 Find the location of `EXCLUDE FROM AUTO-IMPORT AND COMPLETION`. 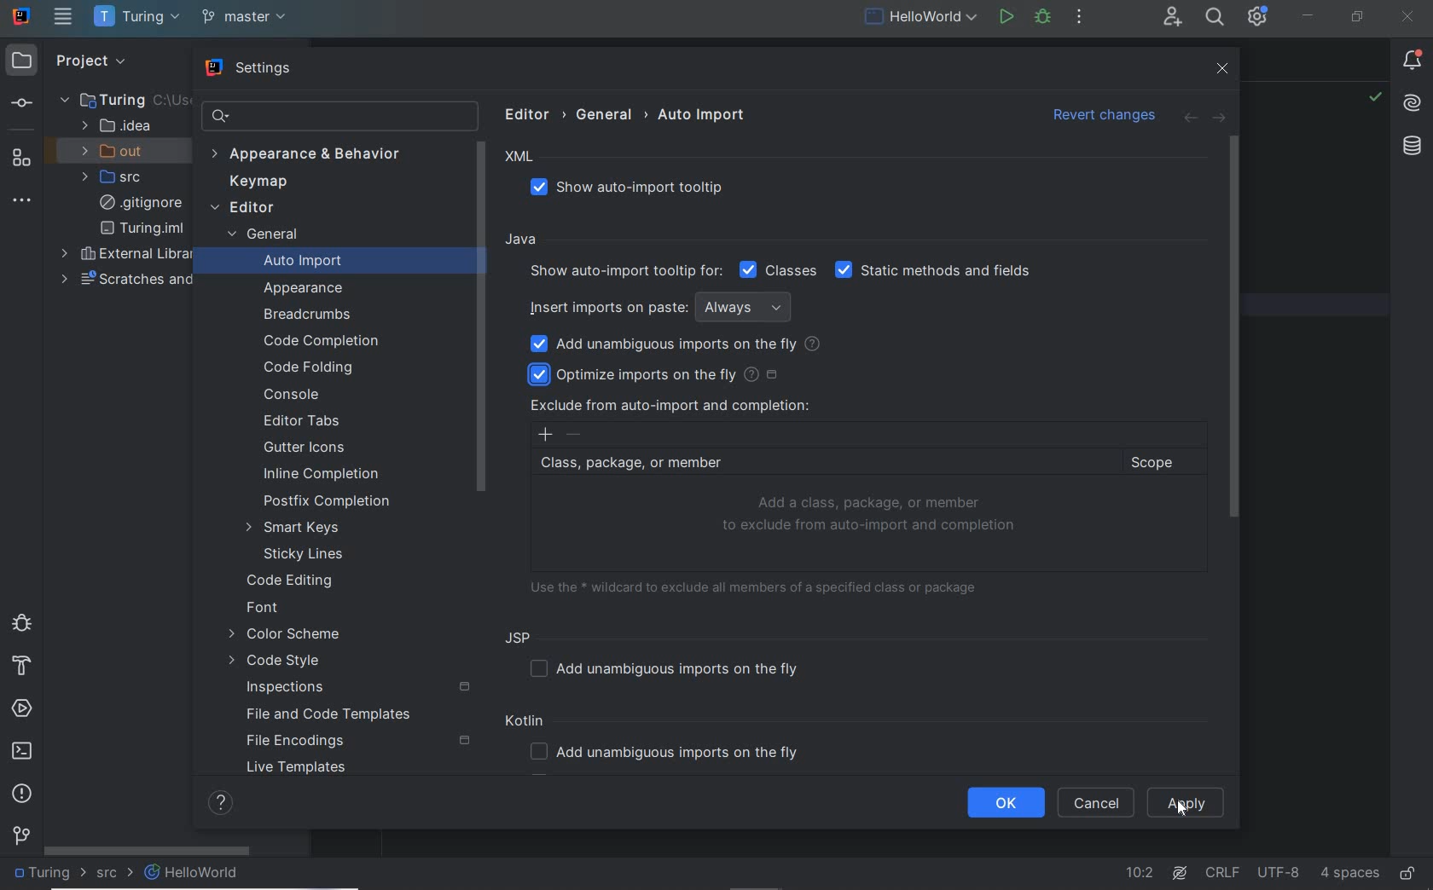

EXCLUDE FROM AUTO-IMPORT AND COMPLETION is located at coordinates (670, 405).